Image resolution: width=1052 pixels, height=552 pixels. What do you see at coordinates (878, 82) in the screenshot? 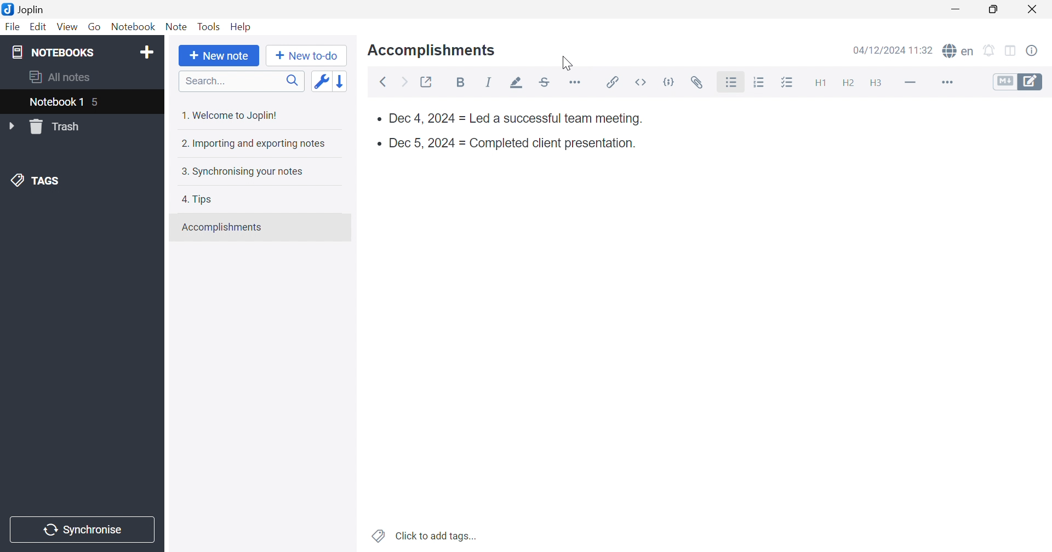
I see `Heading 3` at bounding box center [878, 82].